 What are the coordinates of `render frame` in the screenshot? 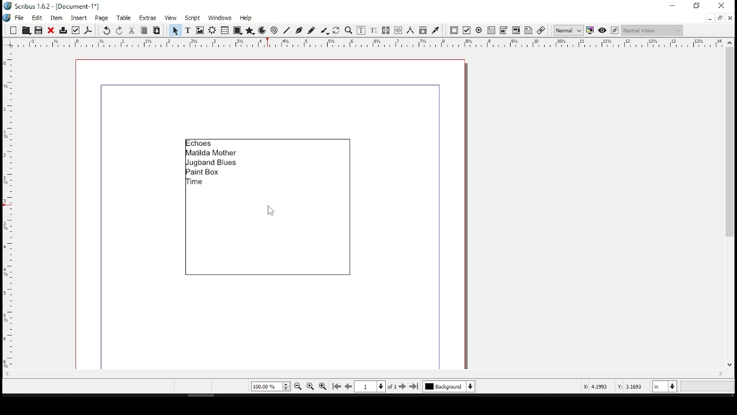 It's located at (212, 31).